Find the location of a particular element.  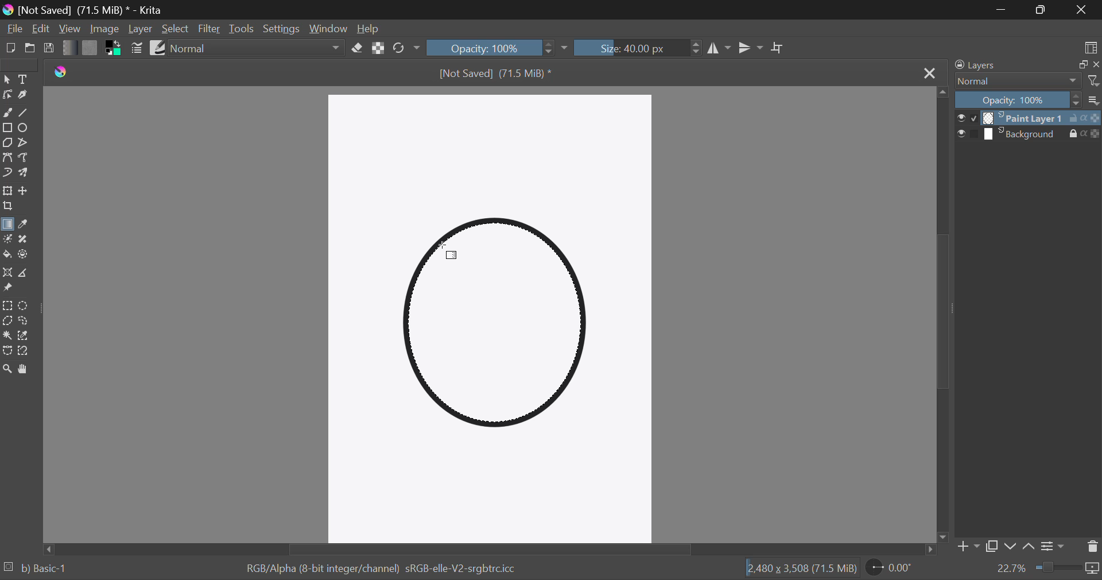

Close is located at coordinates (930, 74).